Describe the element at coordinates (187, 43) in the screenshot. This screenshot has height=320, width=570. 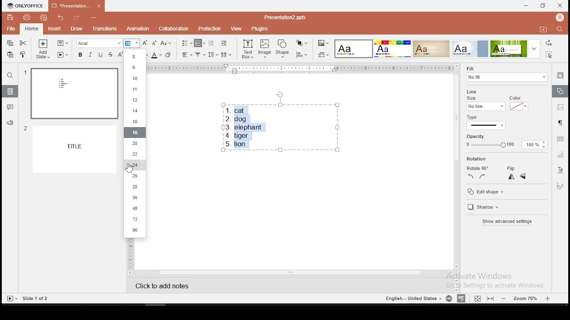
I see `bullets` at that location.